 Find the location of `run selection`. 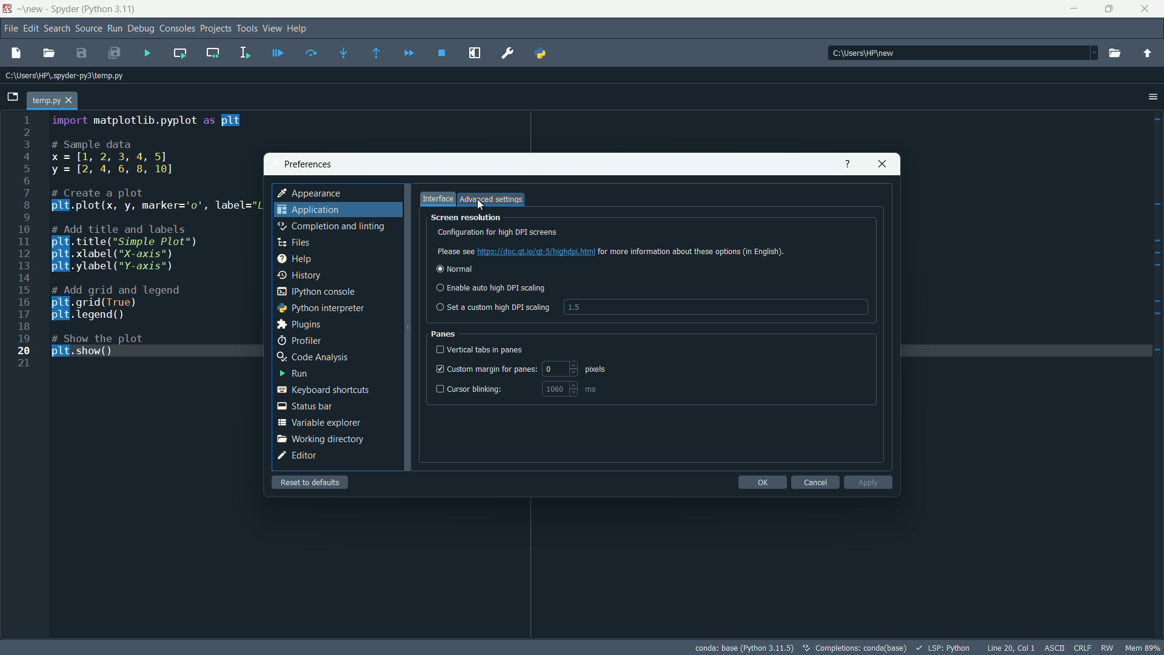

run selection is located at coordinates (246, 53).